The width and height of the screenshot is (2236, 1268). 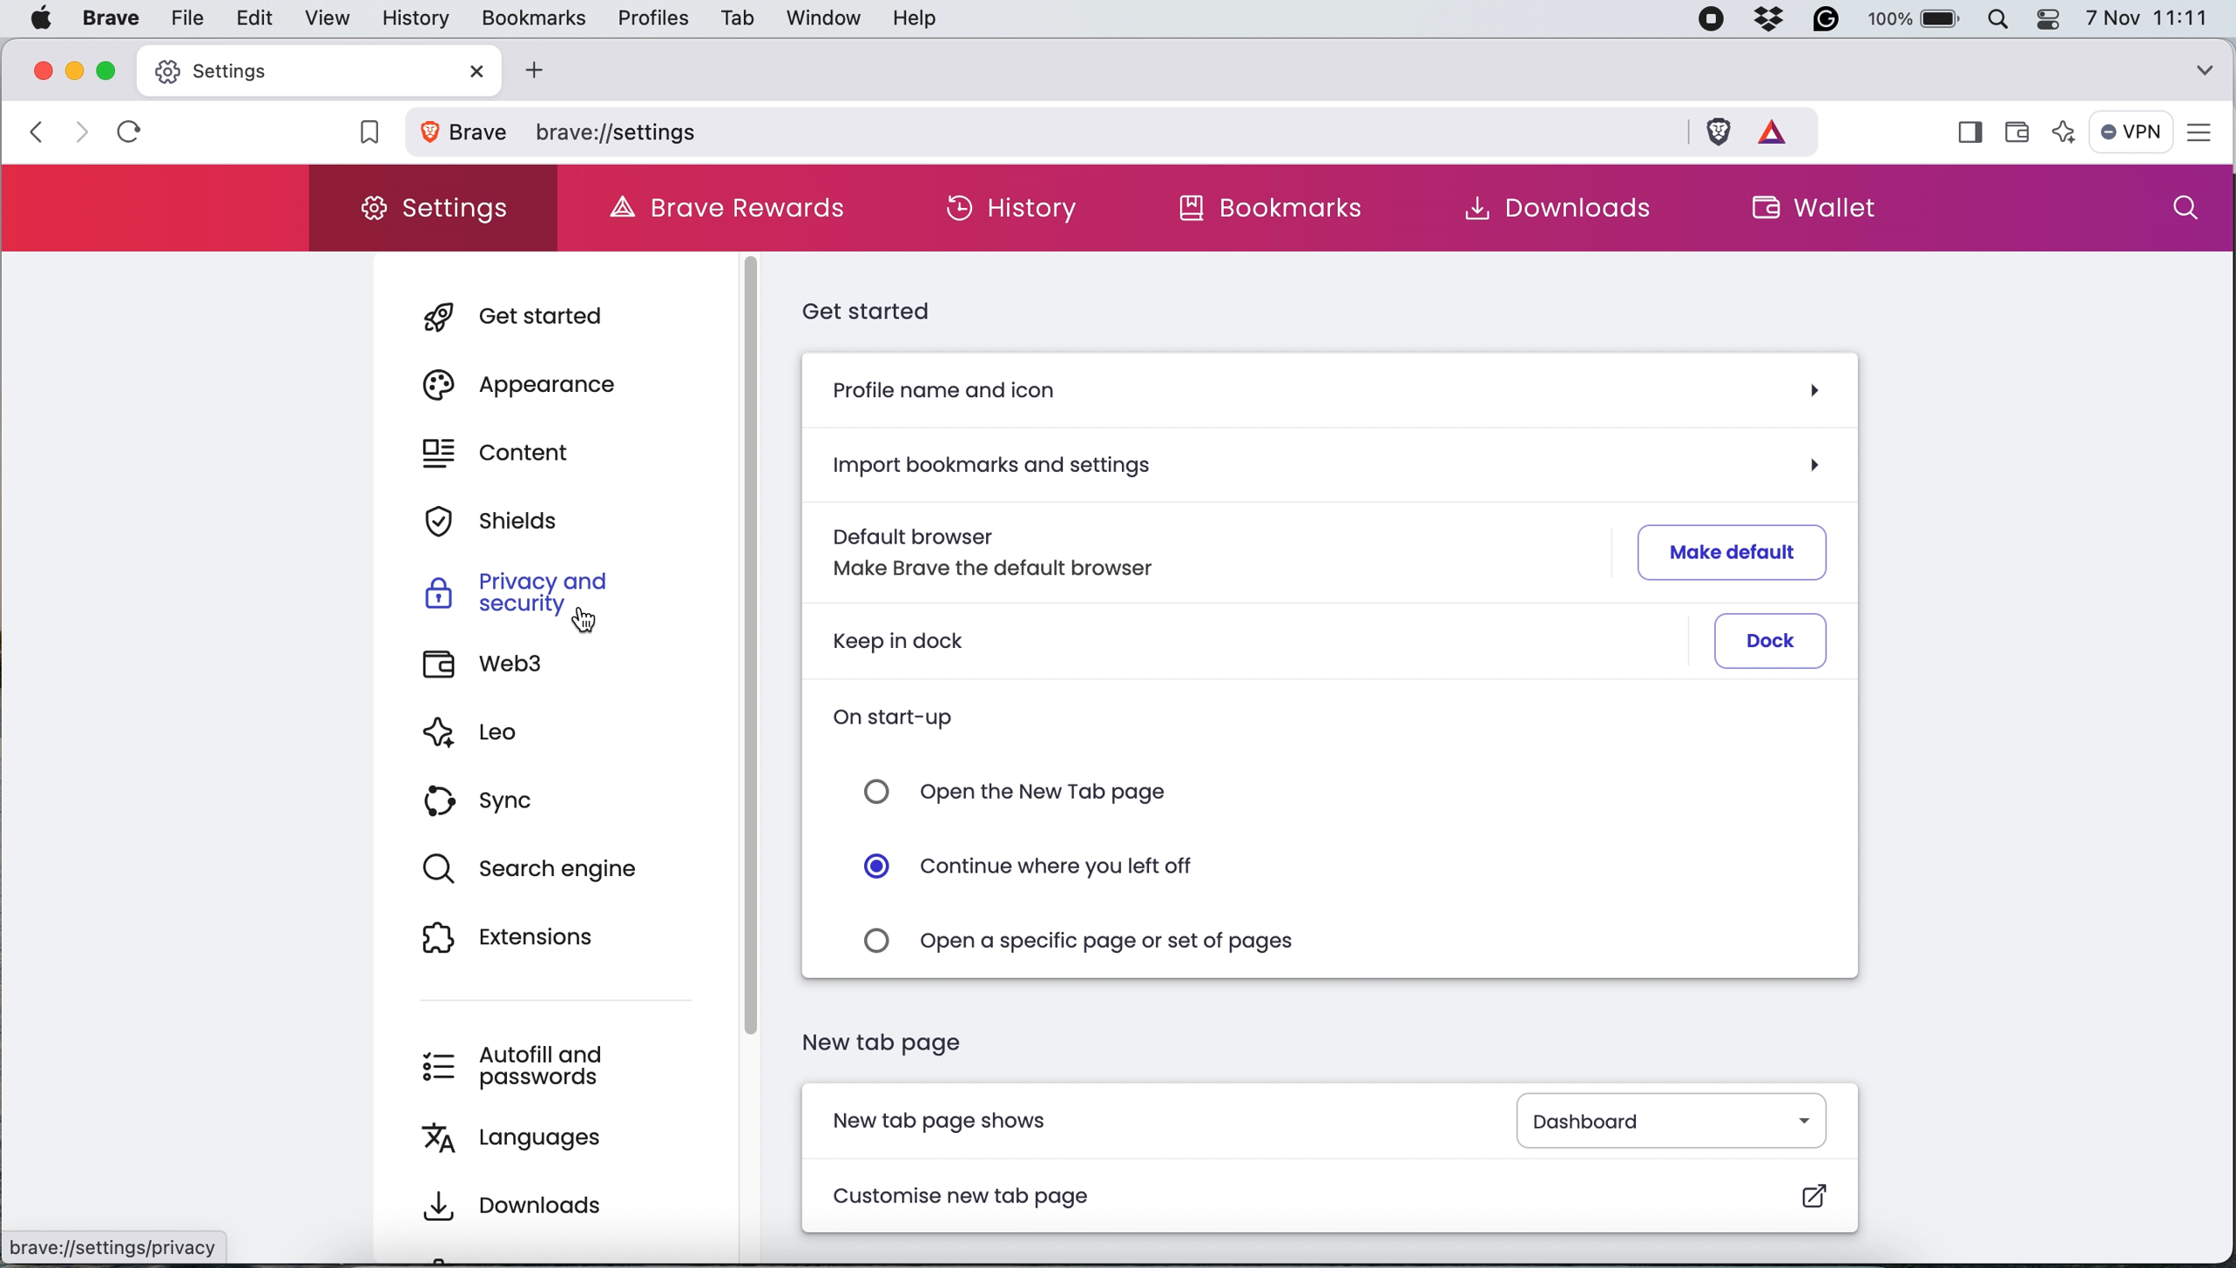 I want to click on shields, so click(x=504, y=521).